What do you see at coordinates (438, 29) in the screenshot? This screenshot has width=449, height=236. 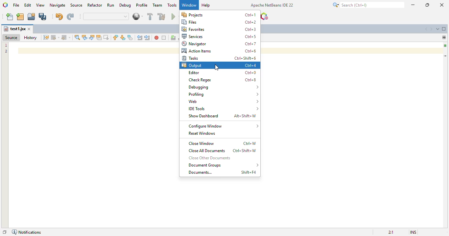 I see `show opened documents list` at bounding box center [438, 29].